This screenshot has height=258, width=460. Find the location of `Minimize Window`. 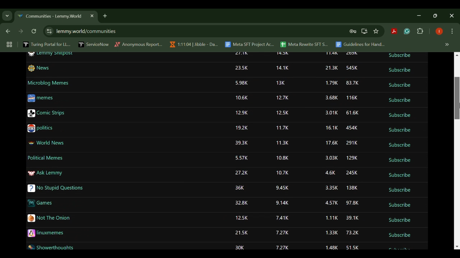

Minimize Window is located at coordinates (436, 15).